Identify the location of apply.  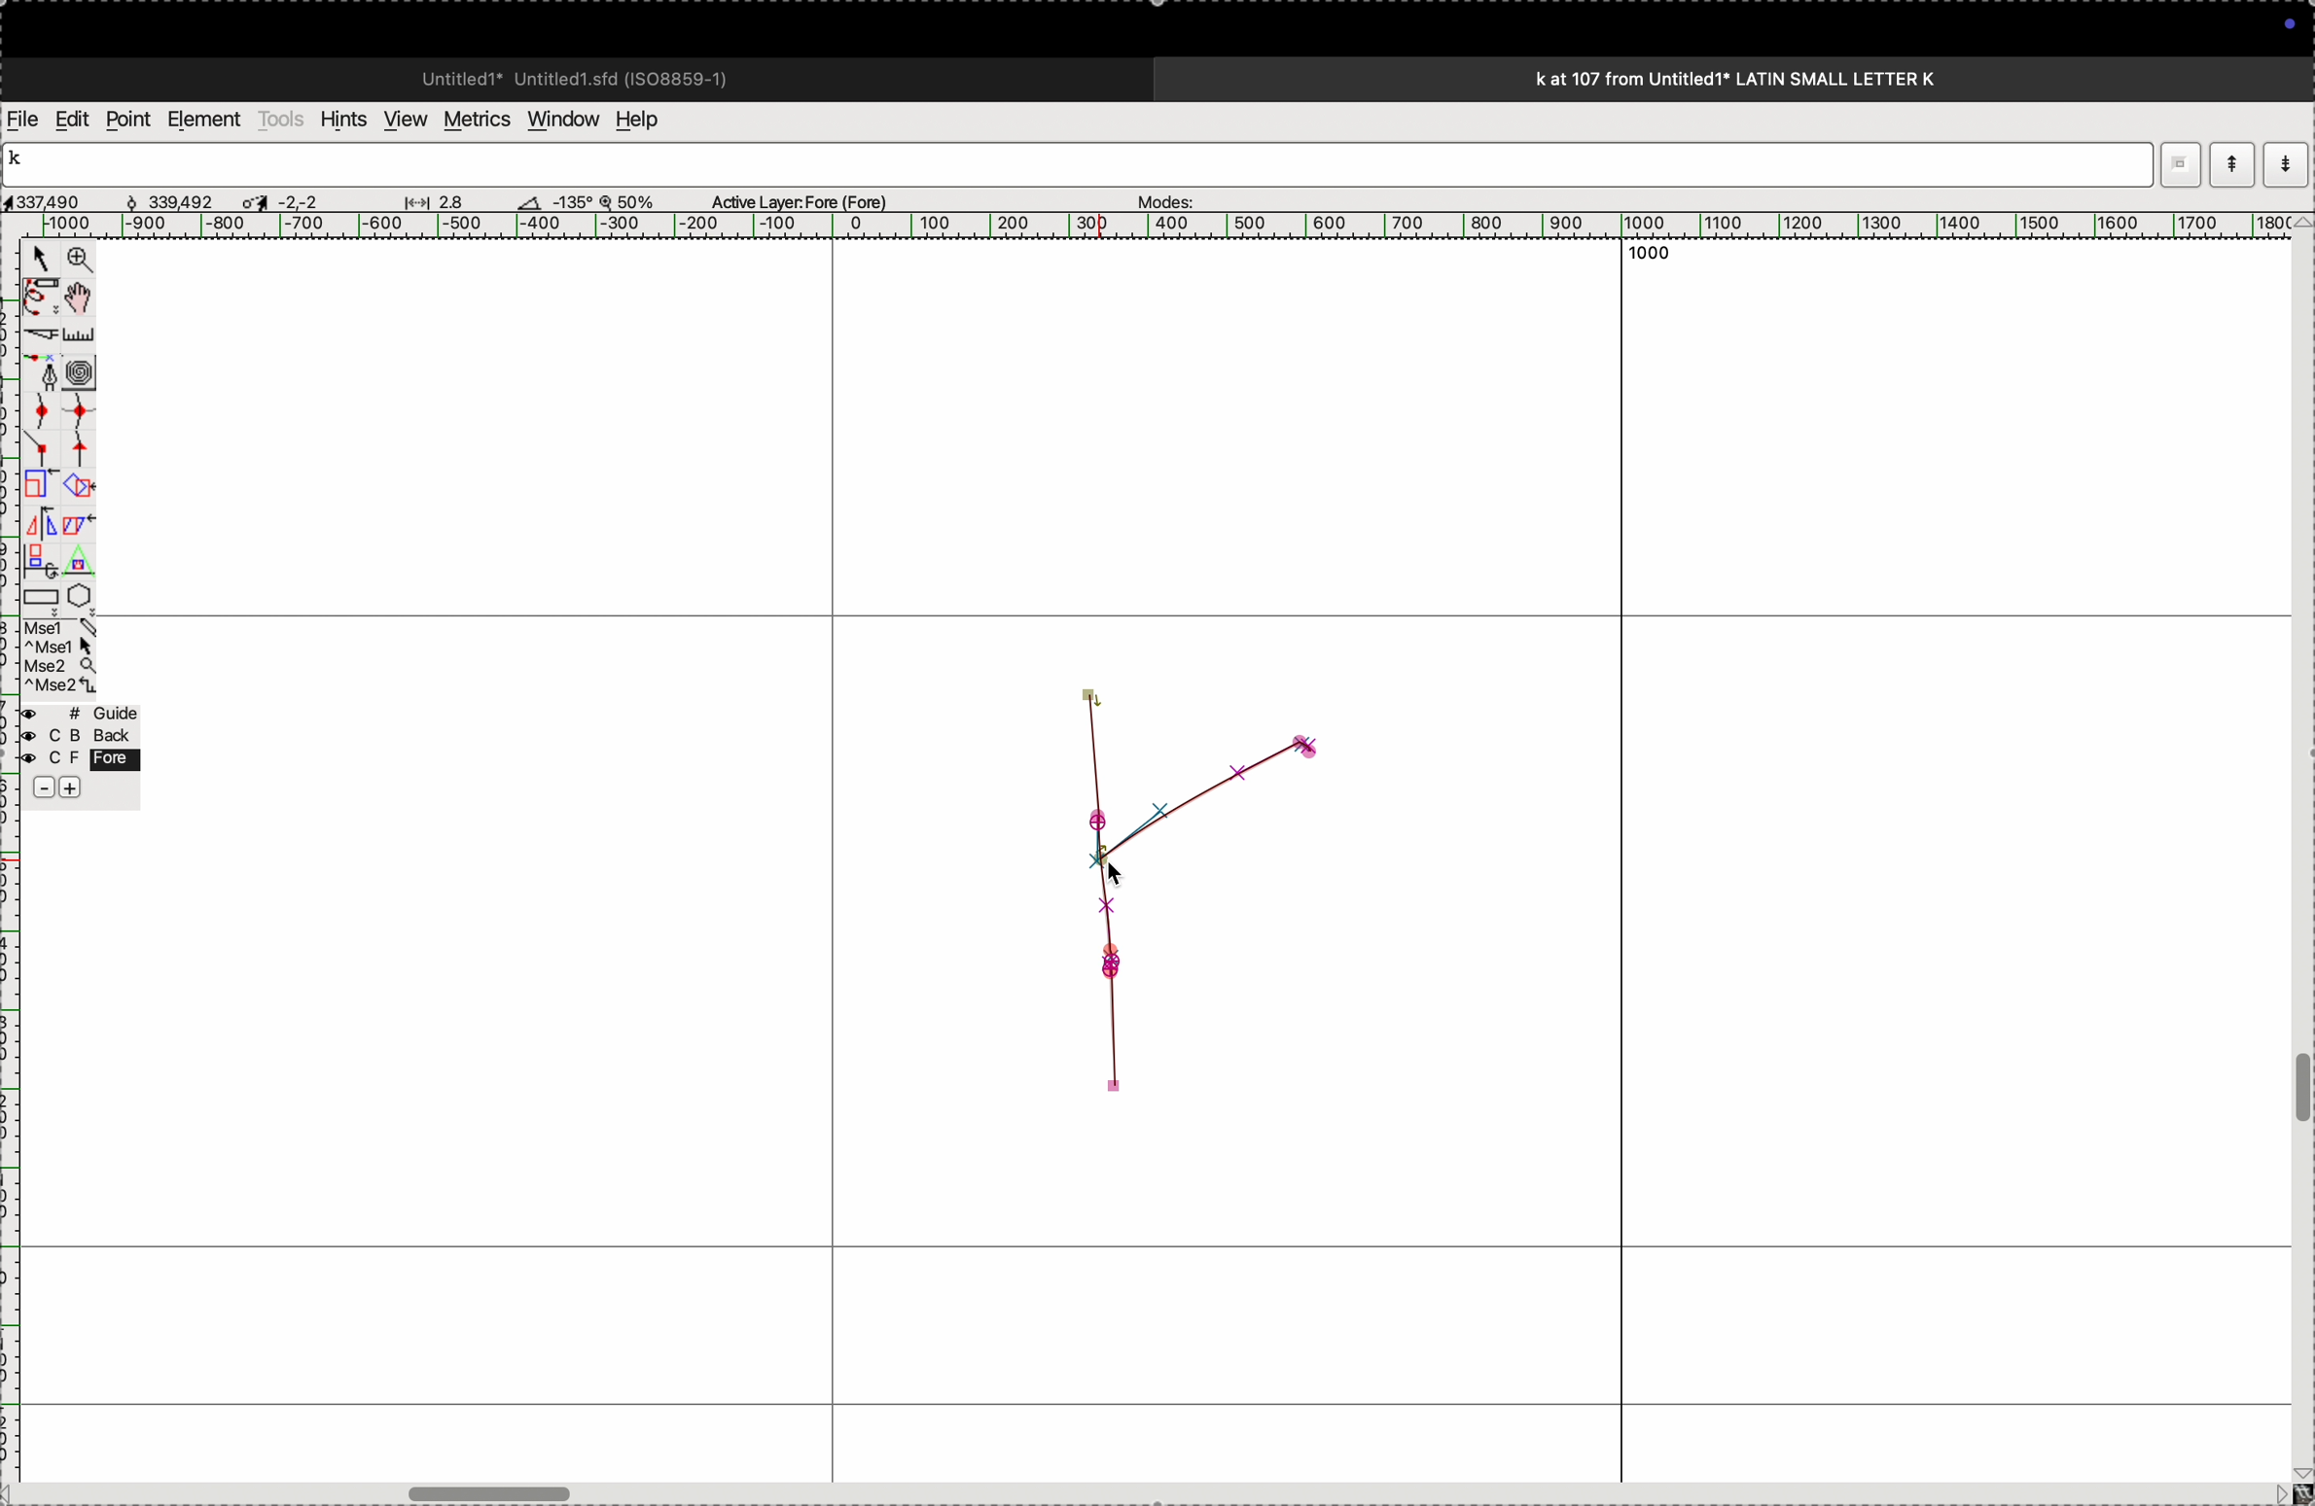
(79, 538).